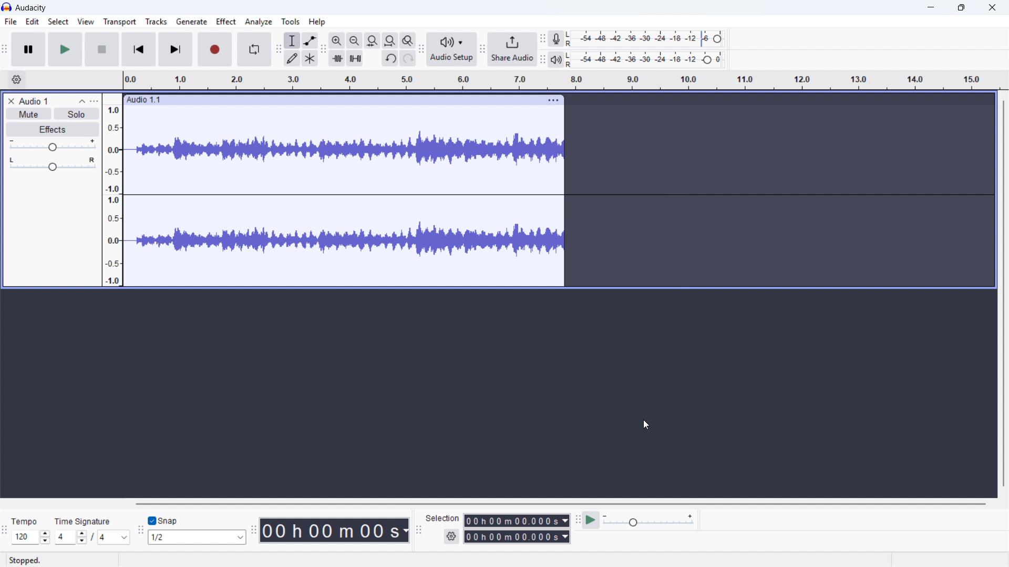 The width and height of the screenshot is (1009, 567). I want to click on Remove track , so click(12, 101).